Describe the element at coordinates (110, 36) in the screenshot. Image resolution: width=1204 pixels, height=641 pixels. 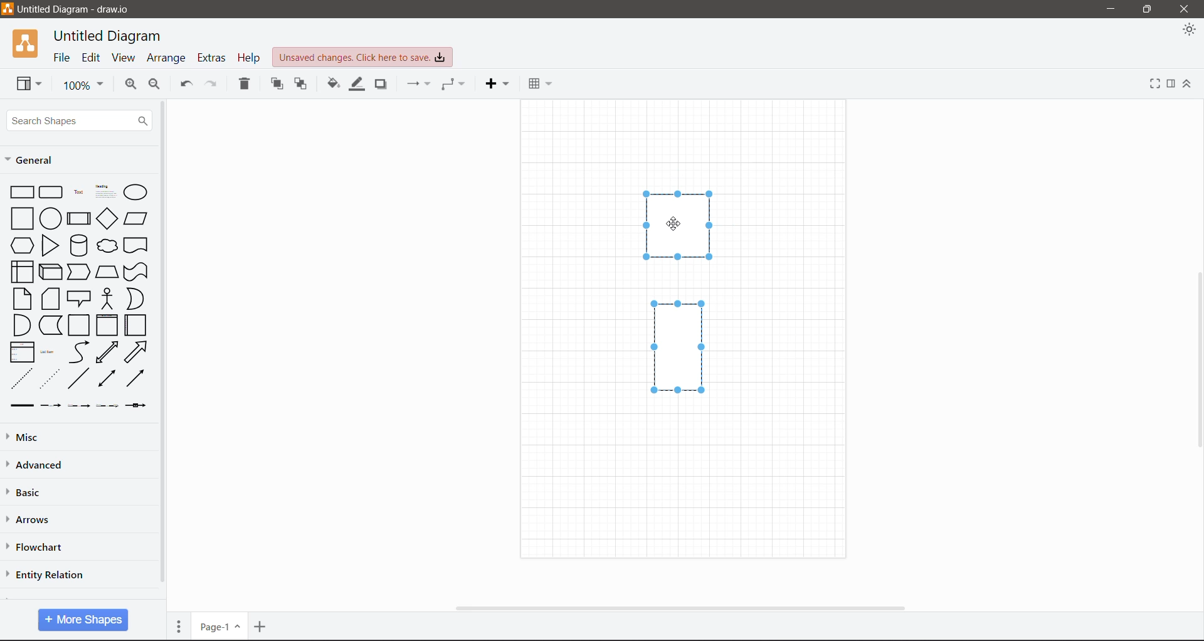
I see `` at that location.